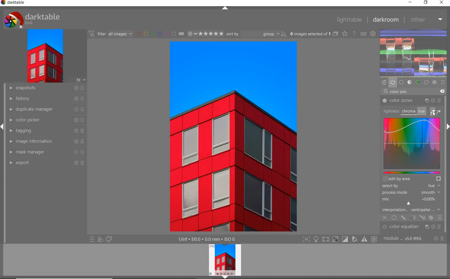 The width and height of the screenshot is (450, 279). Describe the element at coordinates (436, 112) in the screenshot. I see `PICKER TOOLS` at that location.